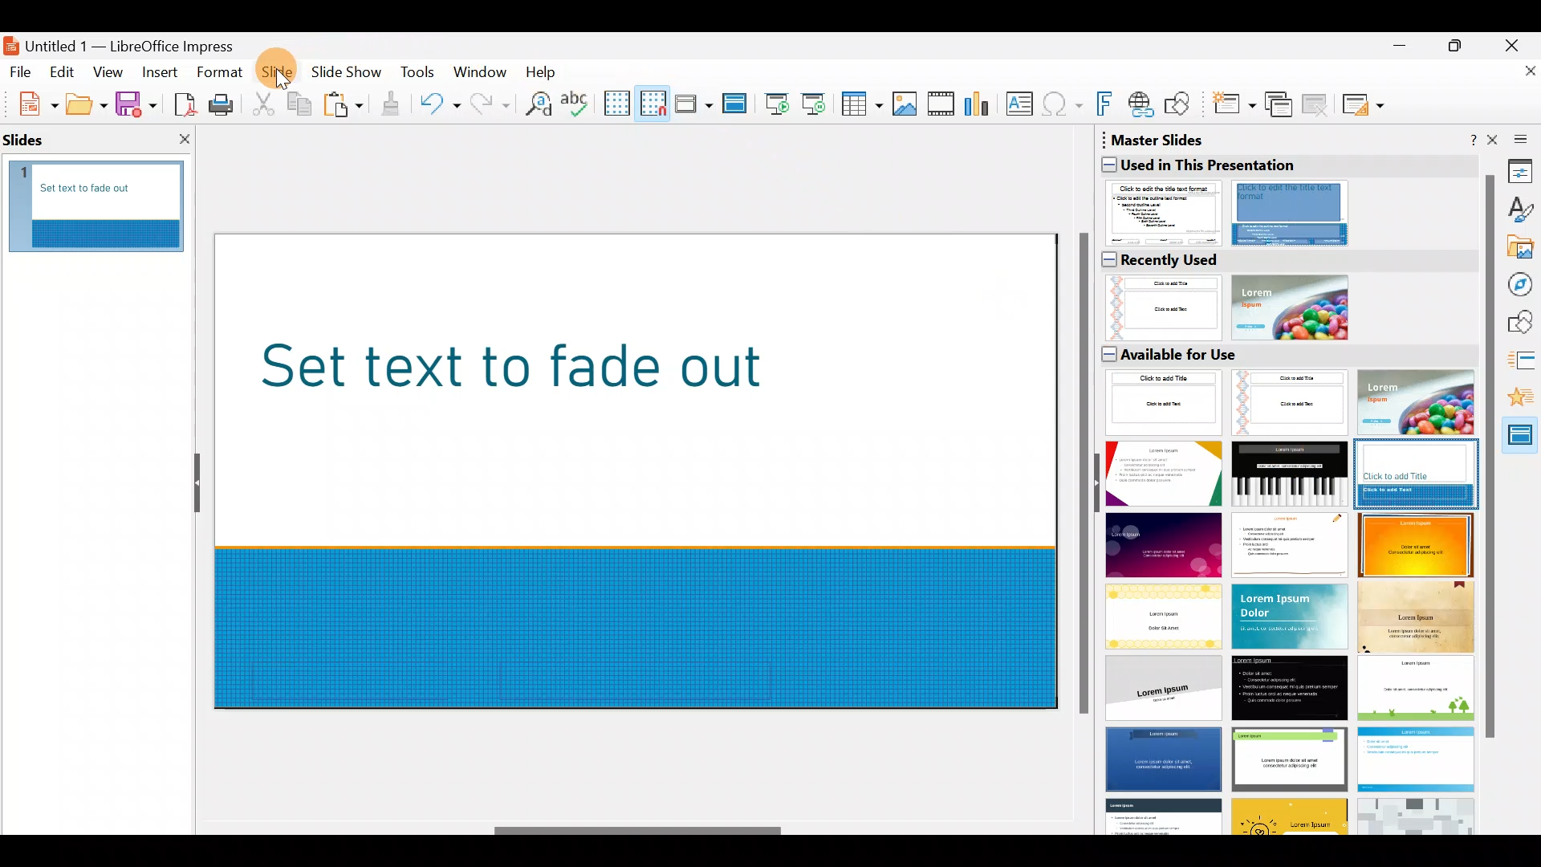 This screenshot has width=1541, height=867. Describe the element at coordinates (981, 105) in the screenshot. I see `Insert chart` at that location.